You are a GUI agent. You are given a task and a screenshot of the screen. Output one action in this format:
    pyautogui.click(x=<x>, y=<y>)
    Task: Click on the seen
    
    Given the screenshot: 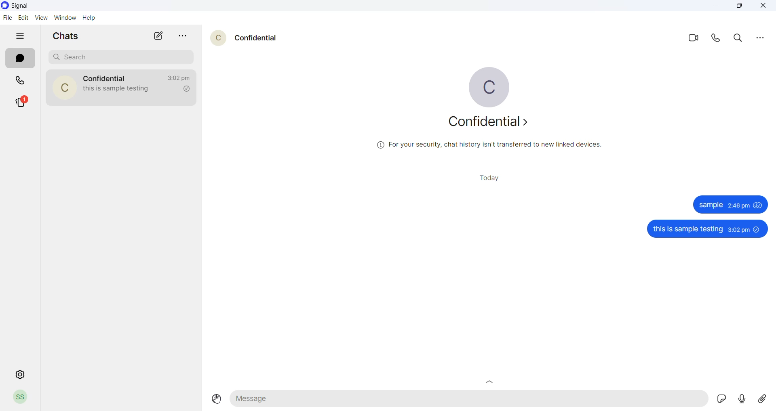 What is the action you would take?
    pyautogui.click(x=758, y=205)
    